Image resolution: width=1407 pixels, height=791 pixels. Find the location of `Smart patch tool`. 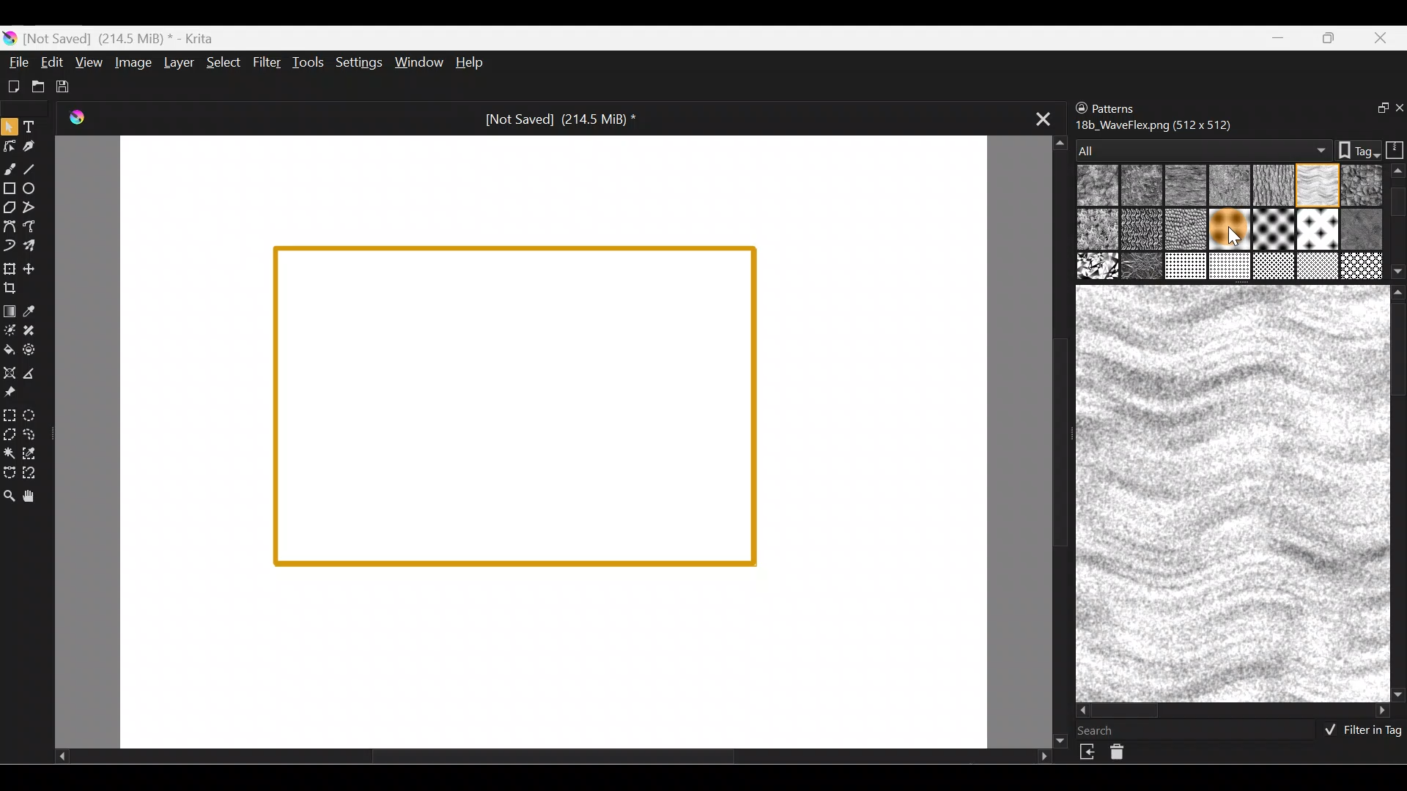

Smart patch tool is located at coordinates (38, 333).